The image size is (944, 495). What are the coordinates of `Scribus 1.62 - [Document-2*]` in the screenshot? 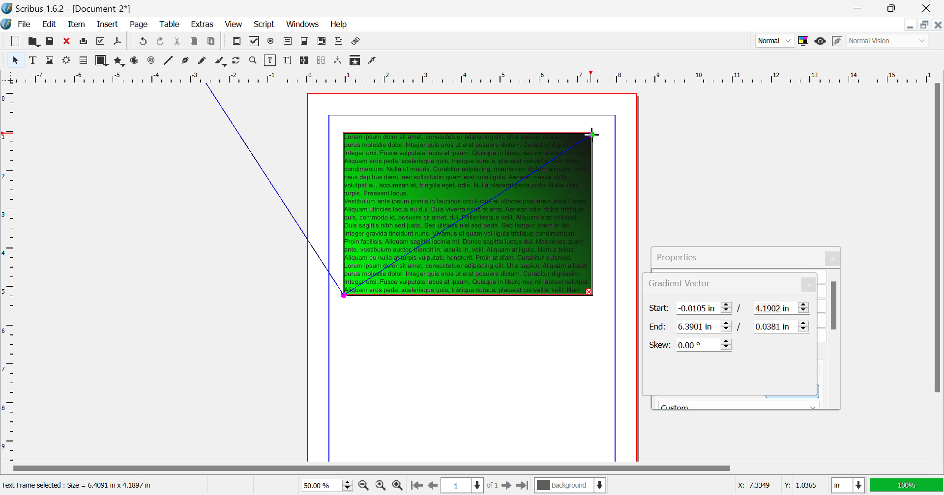 It's located at (67, 8).